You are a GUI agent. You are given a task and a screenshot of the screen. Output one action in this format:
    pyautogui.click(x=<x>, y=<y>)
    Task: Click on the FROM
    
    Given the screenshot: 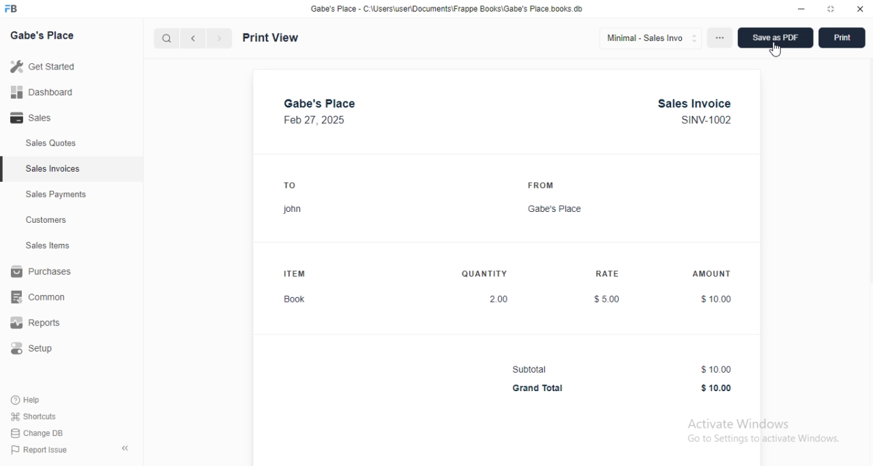 What is the action you would take?
    pyautogui.click(x=542, y=185)
    